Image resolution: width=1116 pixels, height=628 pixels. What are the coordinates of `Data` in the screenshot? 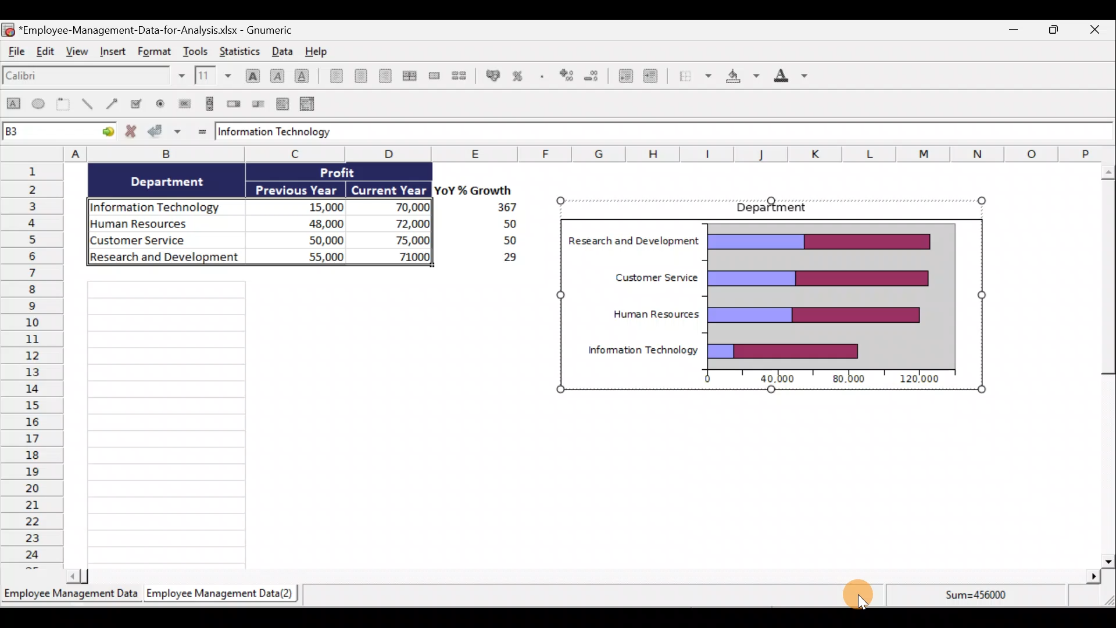 It's located at (281, 51).